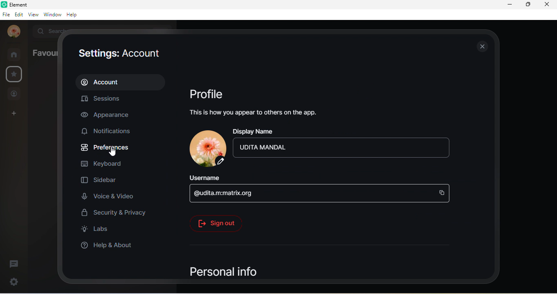 This screenshot has height=294, width=557. Describe the element at coordinates (209, 178) in the screenshot. I see `username` at that location.